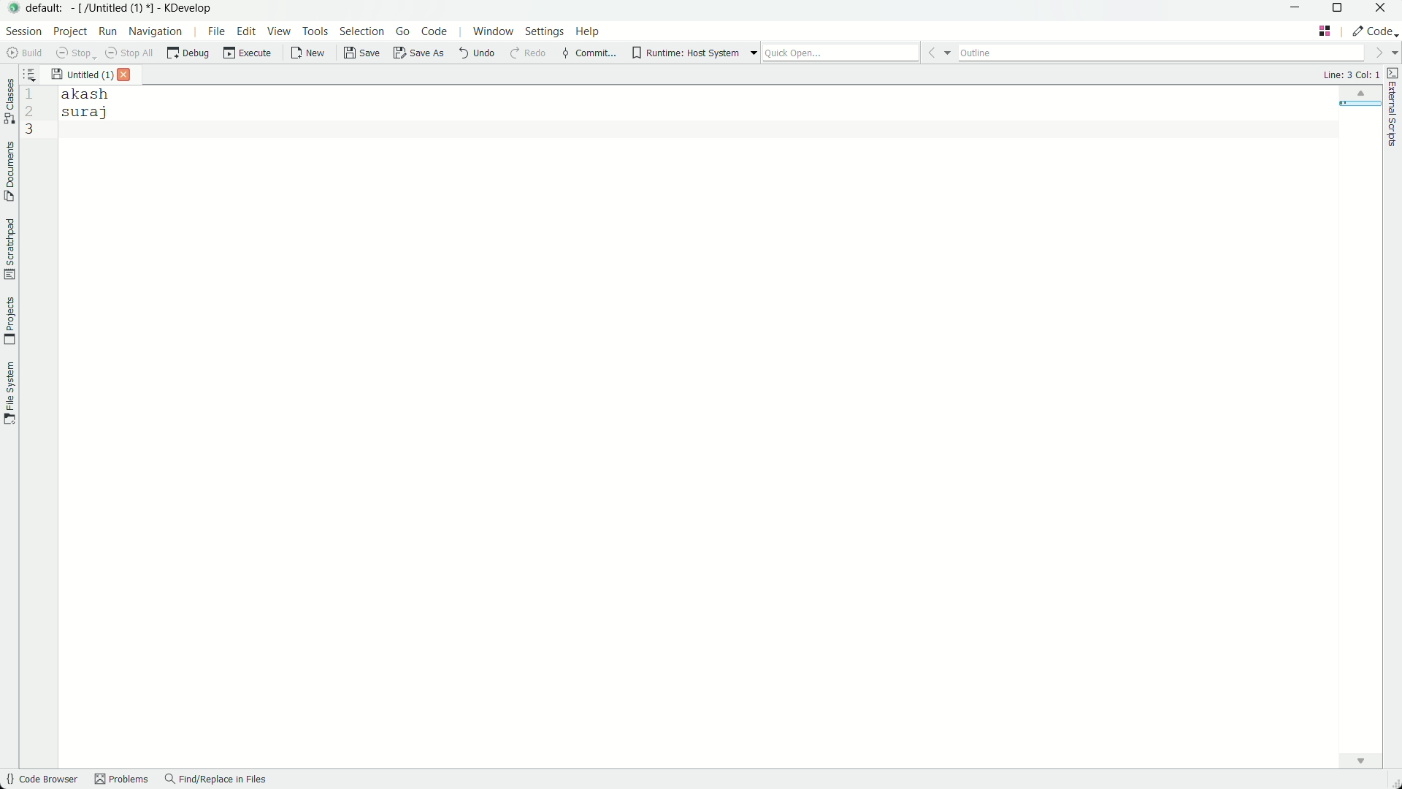 The width and height of the screenshot is (1402, 789). What do you see at coordinates (119, 7) in the screenshot?
I see `app name and location - default: [/Untitled (1) *] - KDevelop` at bounding box center [119, 7].